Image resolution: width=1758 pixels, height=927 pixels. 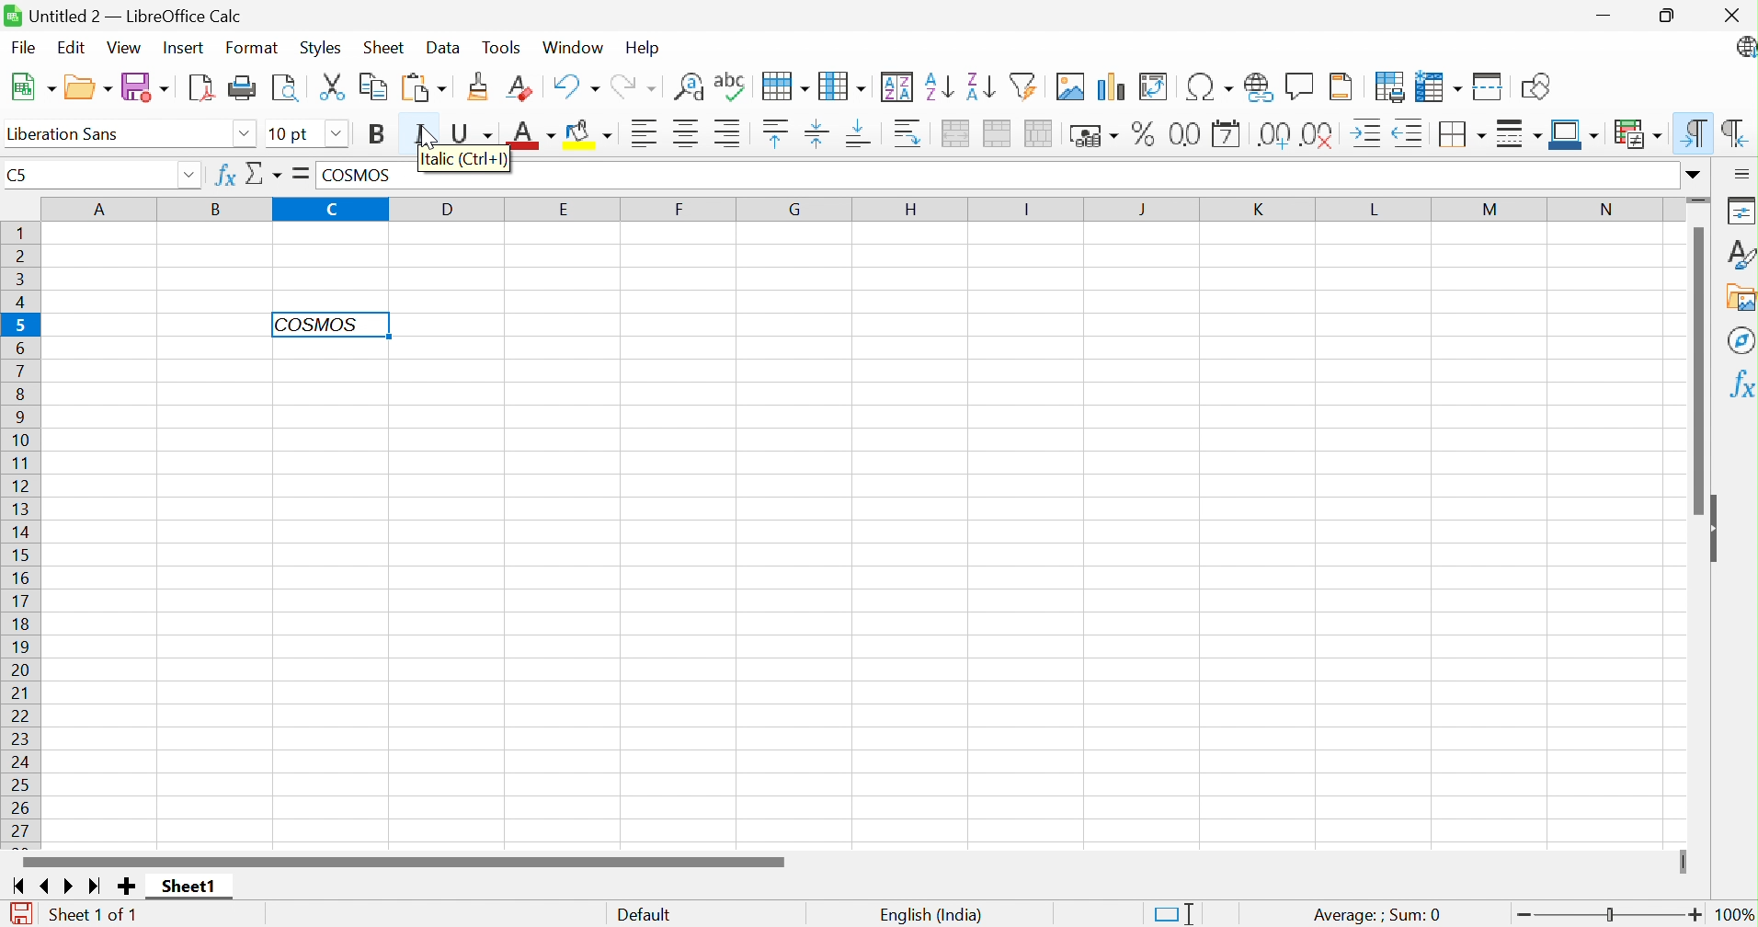 What do you see at coordinates (1108, 86) in the screenshot?
I see `Insert chart` at bounding box center [1108, 86].